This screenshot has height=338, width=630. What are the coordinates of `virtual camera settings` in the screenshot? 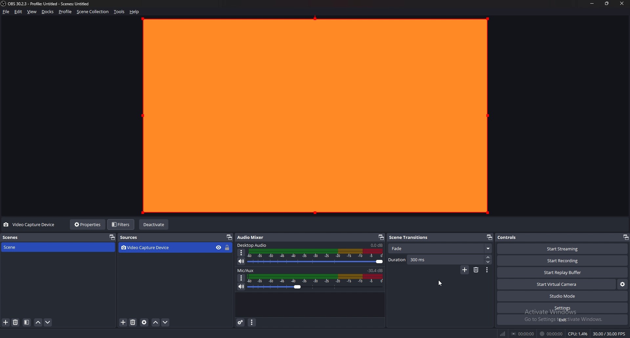 It's located at (622, 285).